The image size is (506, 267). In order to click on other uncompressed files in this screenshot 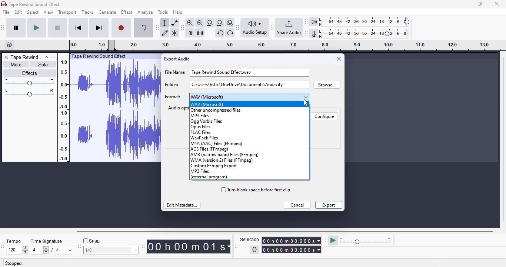, I will do `click(216, 110)`.